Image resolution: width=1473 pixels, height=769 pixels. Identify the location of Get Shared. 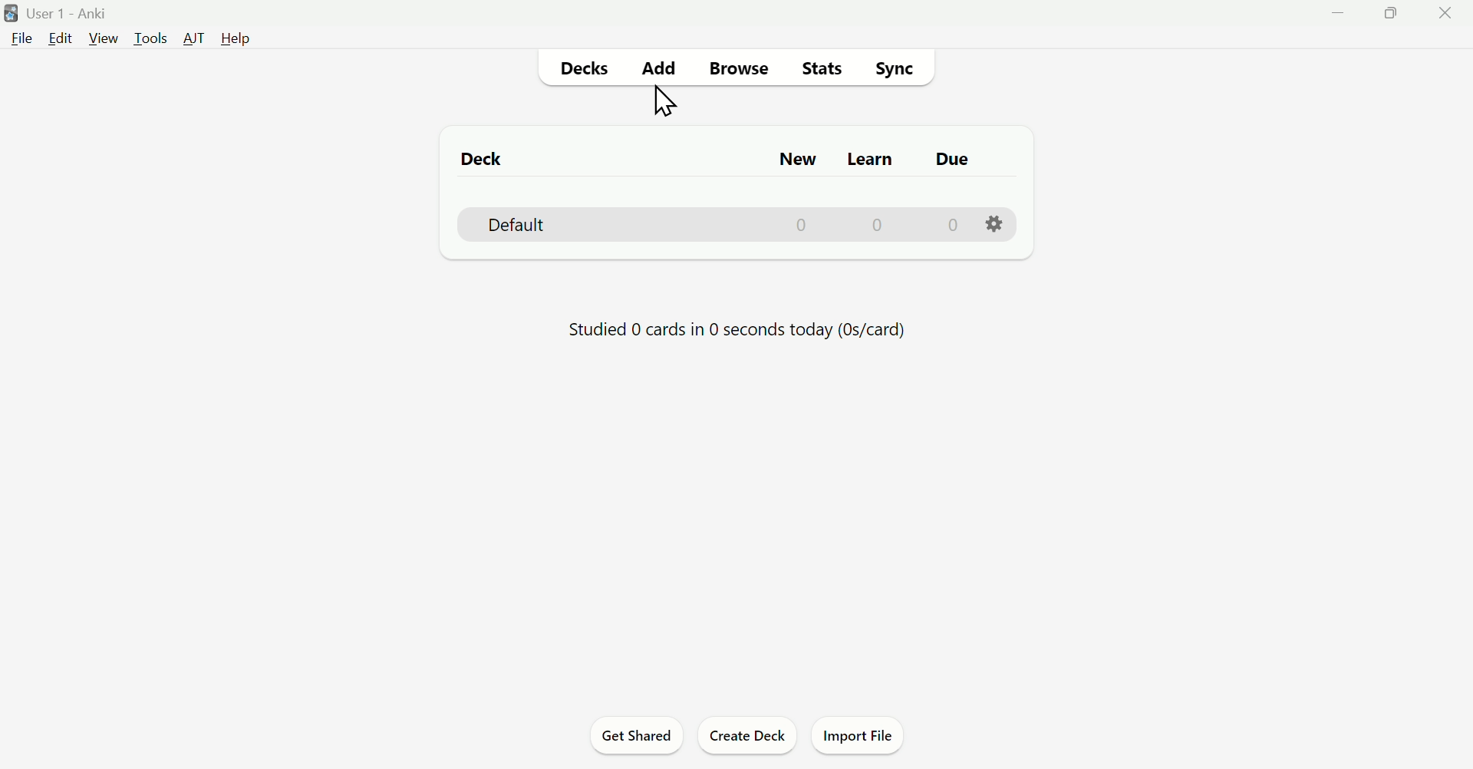
(630, 737).